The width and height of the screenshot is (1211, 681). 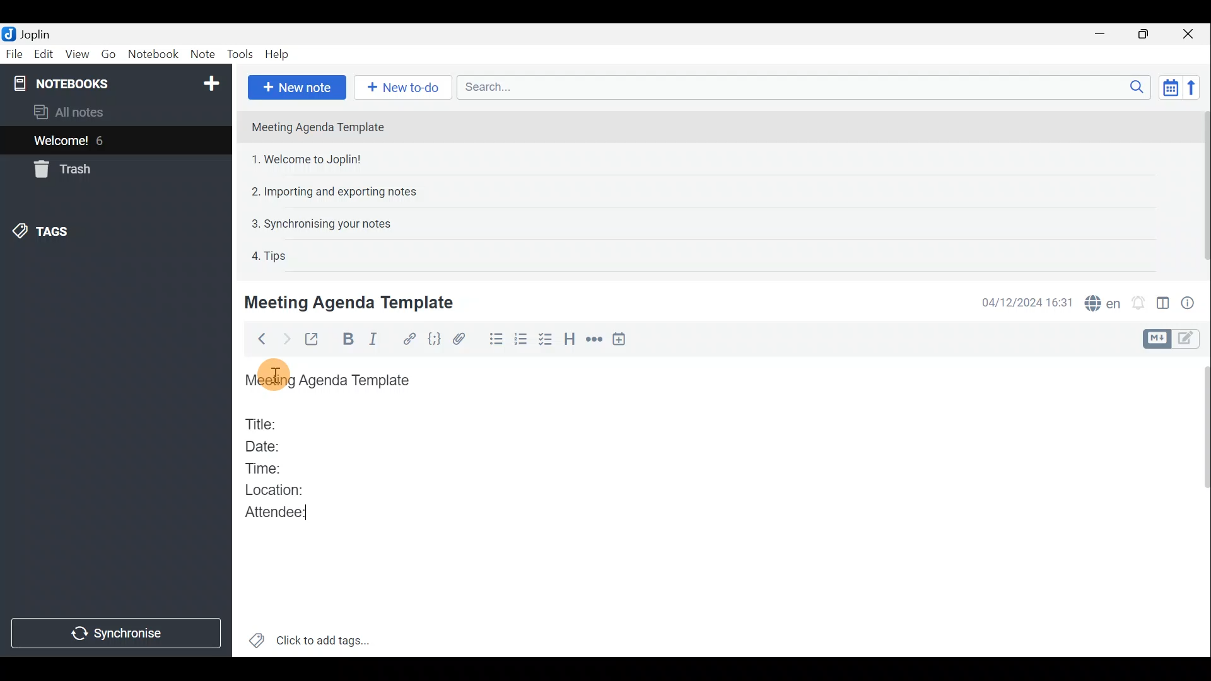 I want to click on View, so click(x=75, y=55).